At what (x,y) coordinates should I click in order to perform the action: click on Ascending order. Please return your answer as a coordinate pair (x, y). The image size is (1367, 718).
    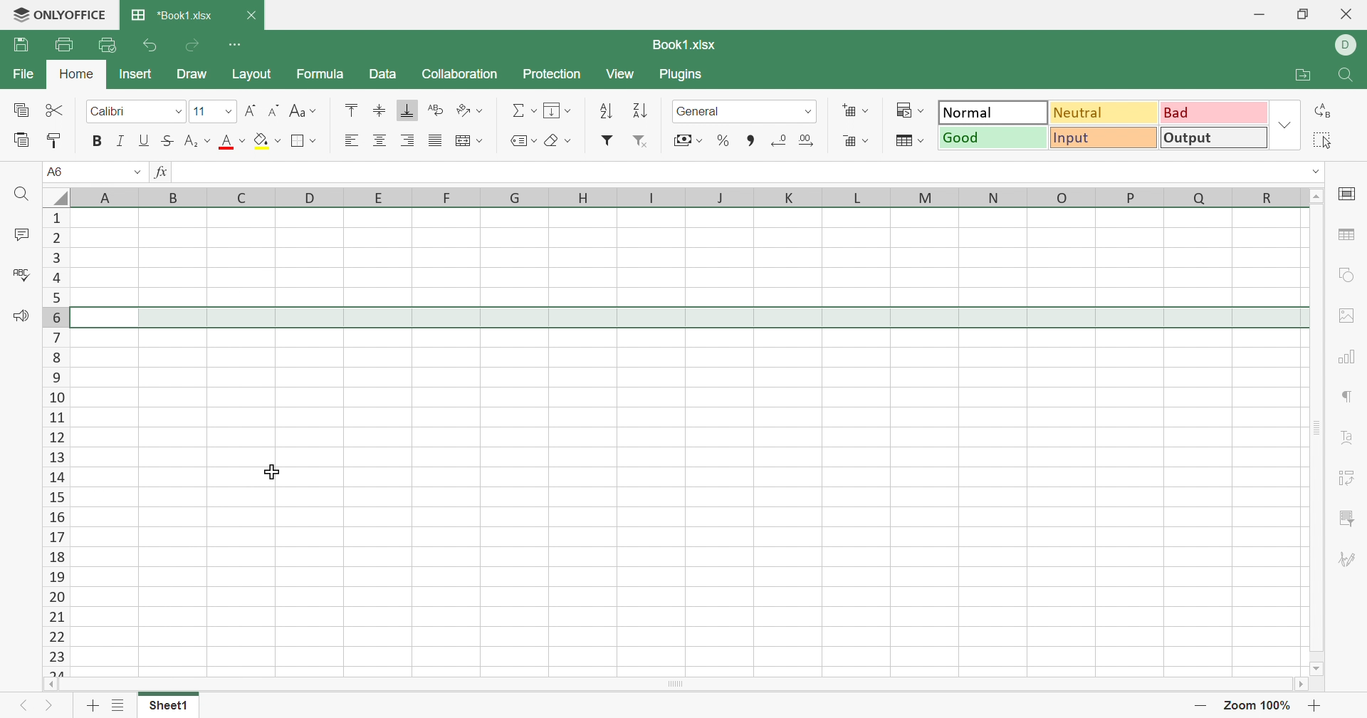
    Looking at the image, I should click on (606, 110).